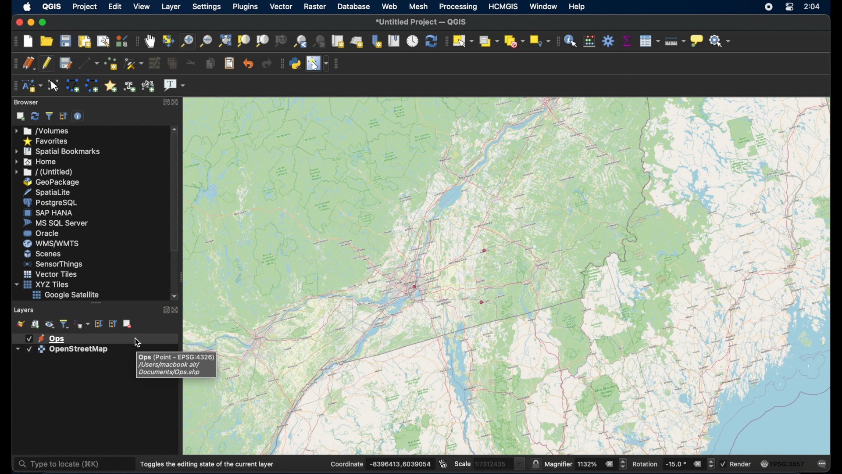 The image size is (842, 474). What do you see at coordinates (790, 7) in the screenshot?
I see `control center` at bounding box center [790, 7].